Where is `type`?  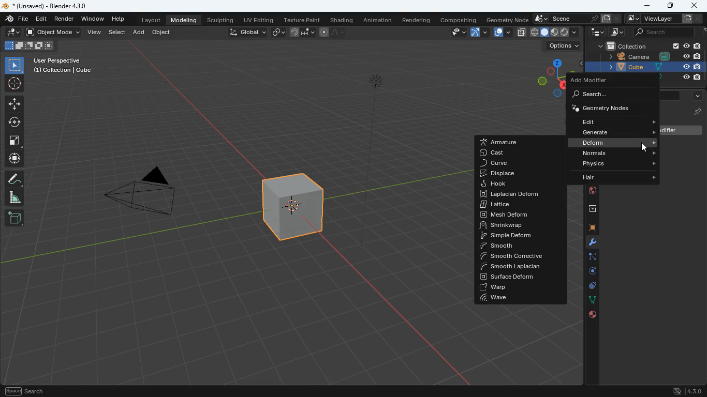 type is located at coordinates (548, 33).